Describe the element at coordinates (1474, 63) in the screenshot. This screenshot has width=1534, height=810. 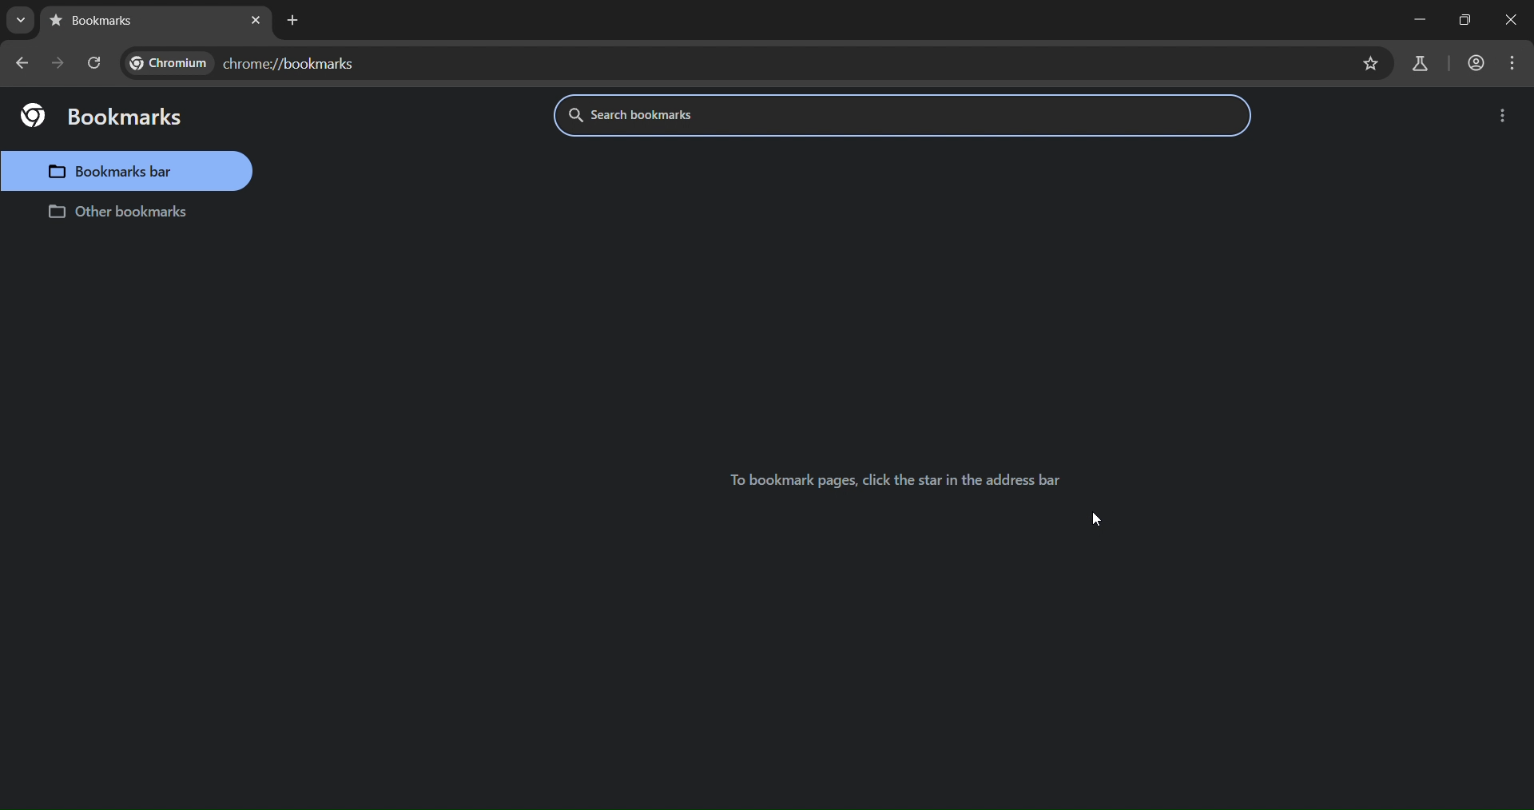
I see `account` at that location.